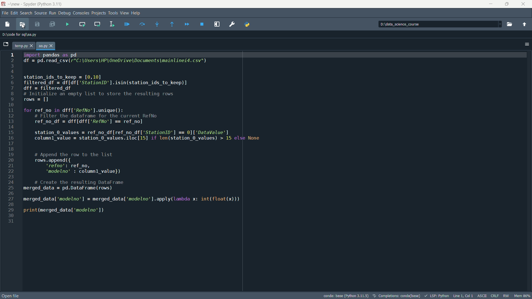 This screenshot has height=299, width=532. What do you see at coordinates (495, 295) in the screenshot?
I see `file eol status` at bounding box center [495, 295].